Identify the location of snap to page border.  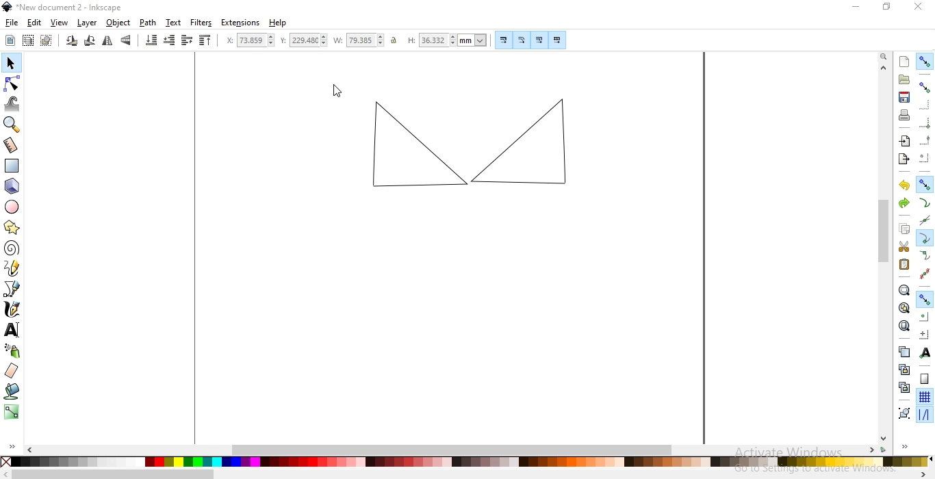
(924, 379).